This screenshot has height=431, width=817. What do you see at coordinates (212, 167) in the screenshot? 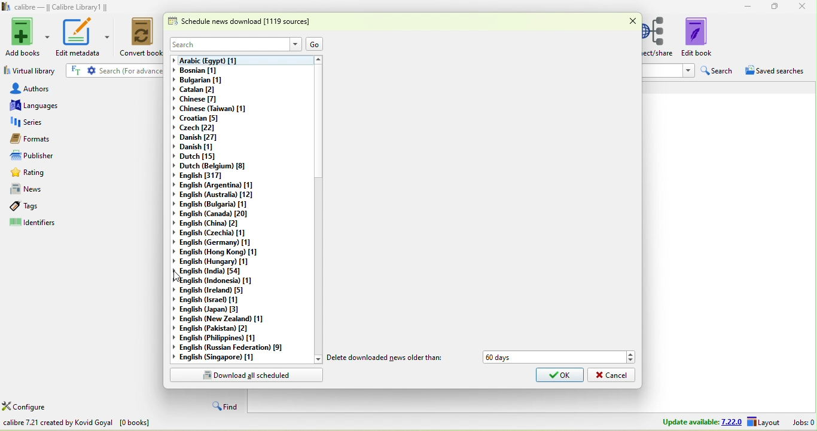
I see `dutch(belgium)[8]` at bounding box center [212, 167].